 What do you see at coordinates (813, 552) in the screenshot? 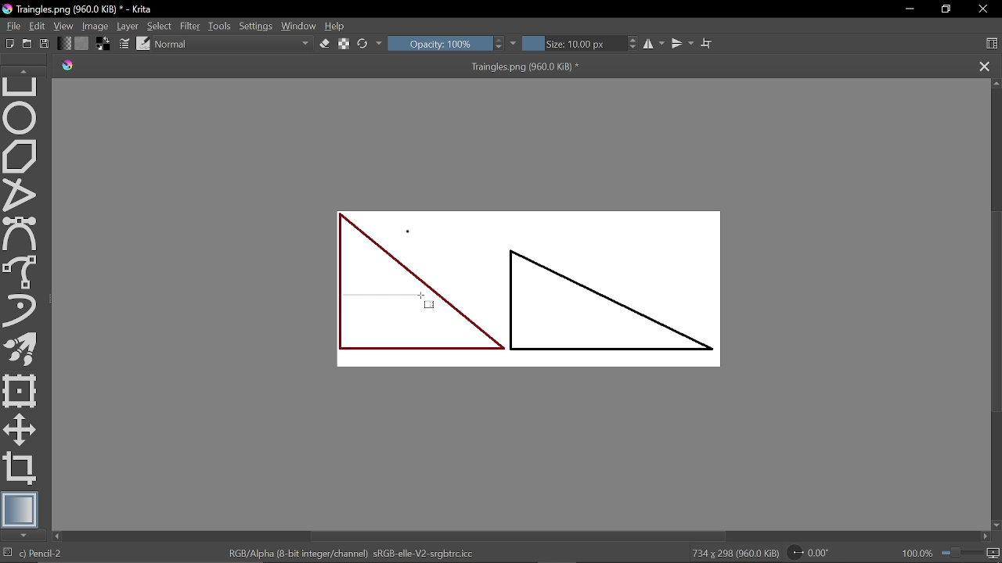
I see `Rotate` at bounding box center [813, 552].